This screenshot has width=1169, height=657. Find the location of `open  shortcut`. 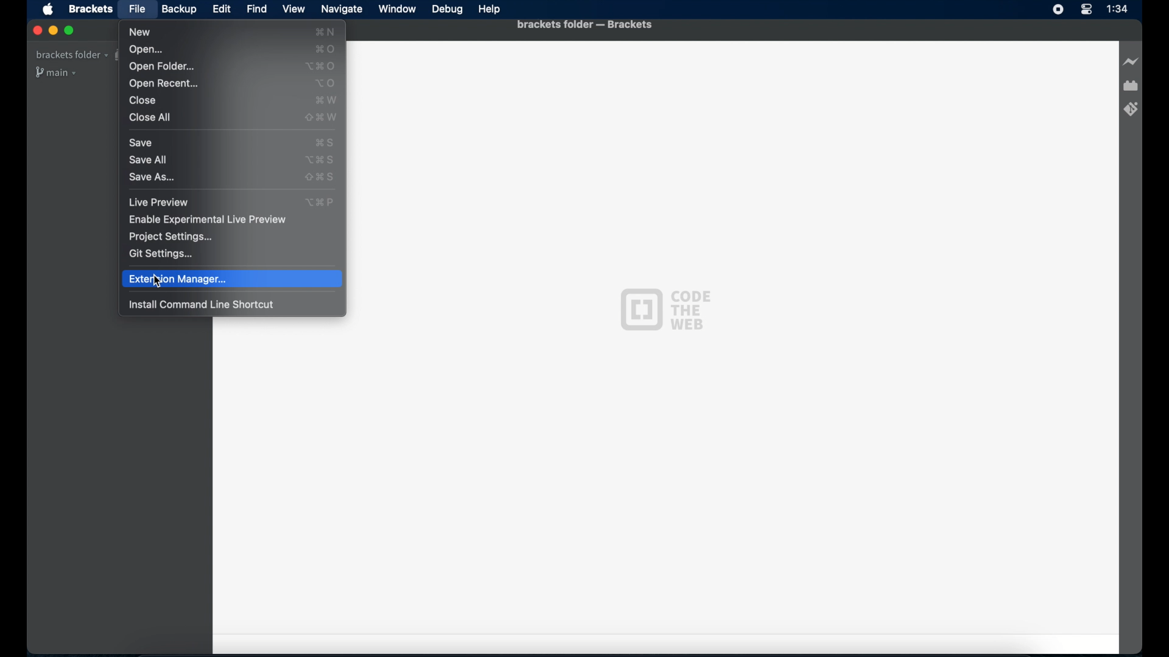

open  shortcut is located at coordinates (325, 83).